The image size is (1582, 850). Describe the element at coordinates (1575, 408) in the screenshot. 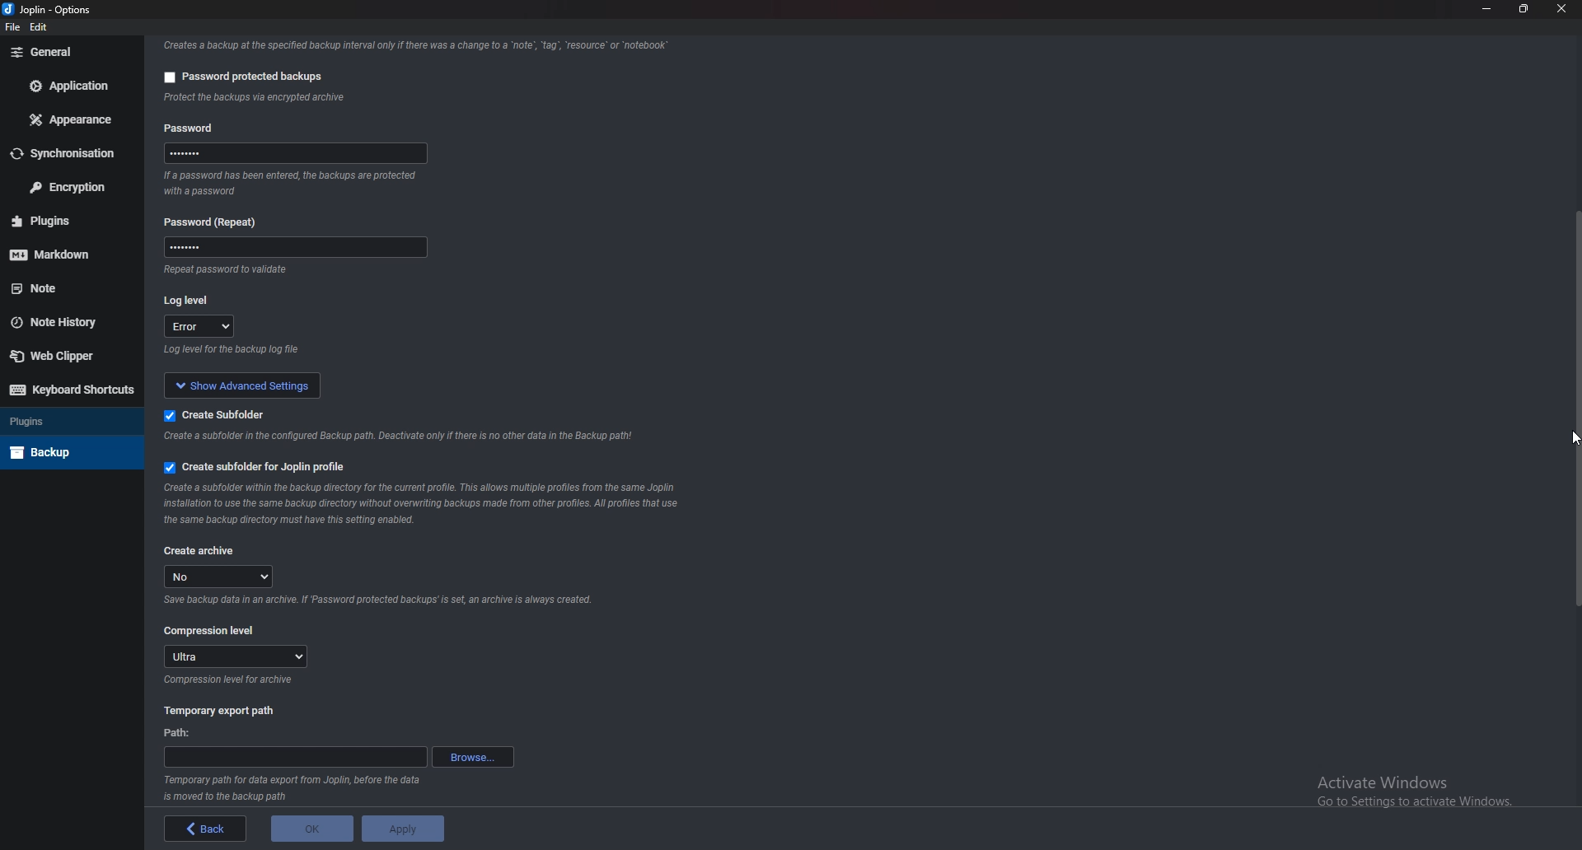

I see `Scroll bar` at that location.